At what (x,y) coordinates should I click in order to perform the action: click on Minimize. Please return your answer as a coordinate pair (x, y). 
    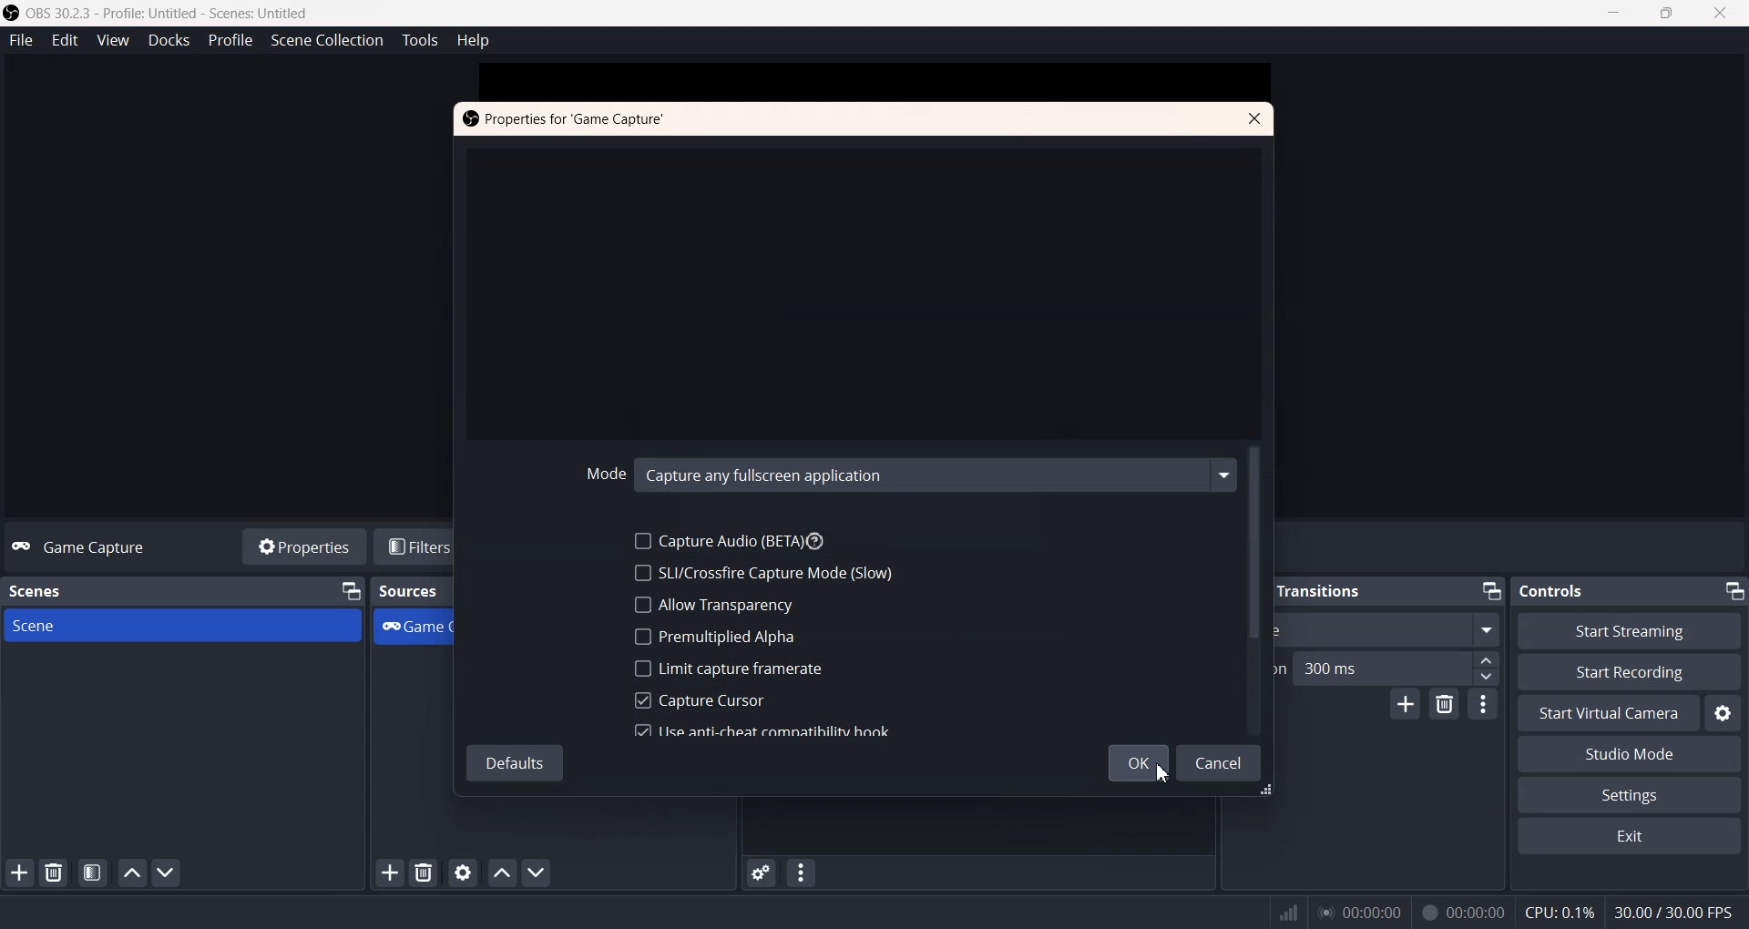
    Looking at the image, I should click on (1734, 590).